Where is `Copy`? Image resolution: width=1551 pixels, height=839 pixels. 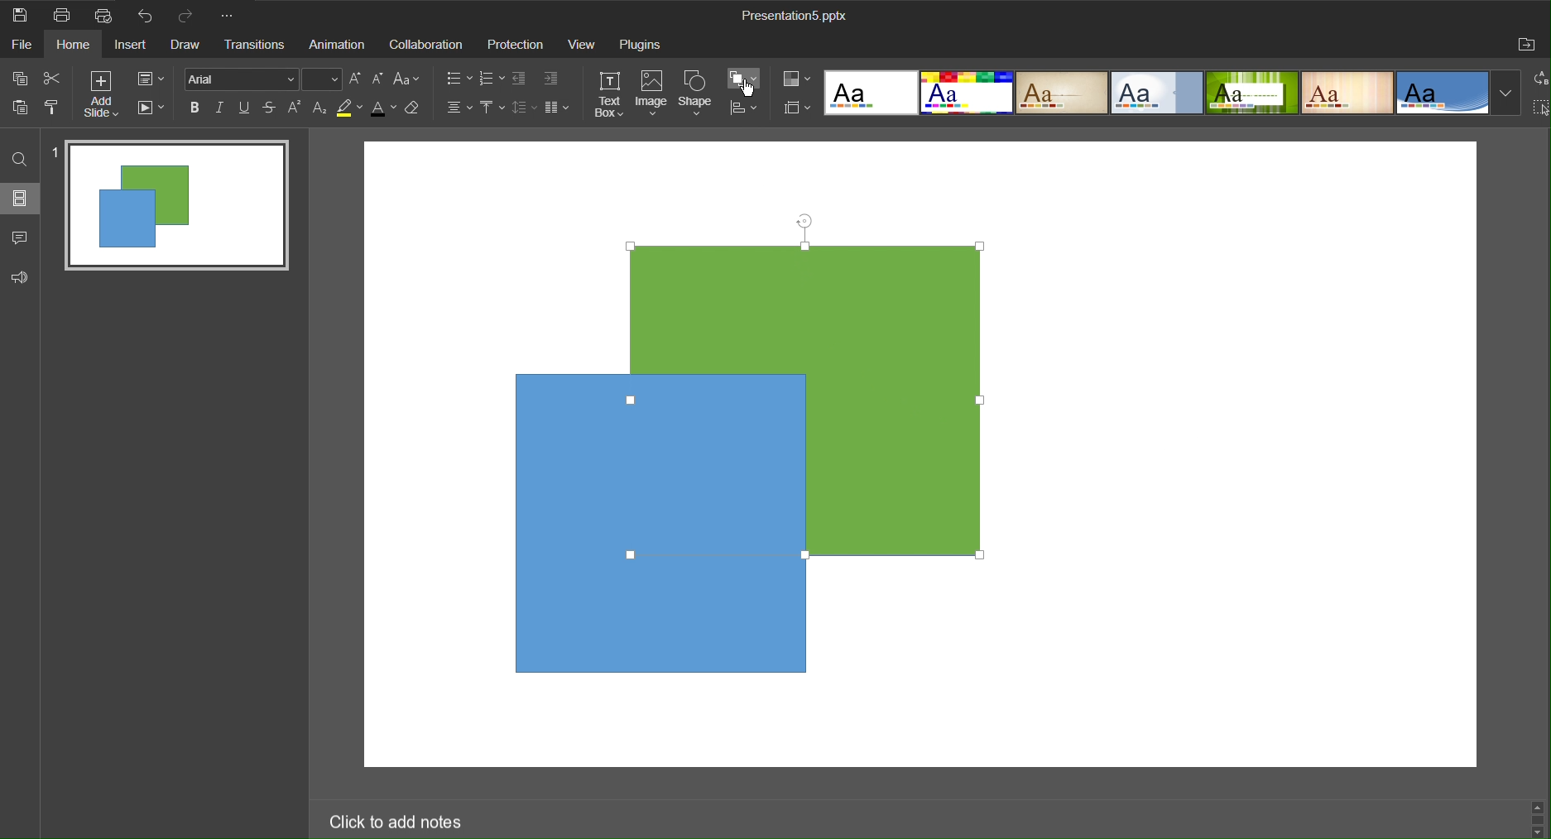
Copy is located at coordinates (17, 77).